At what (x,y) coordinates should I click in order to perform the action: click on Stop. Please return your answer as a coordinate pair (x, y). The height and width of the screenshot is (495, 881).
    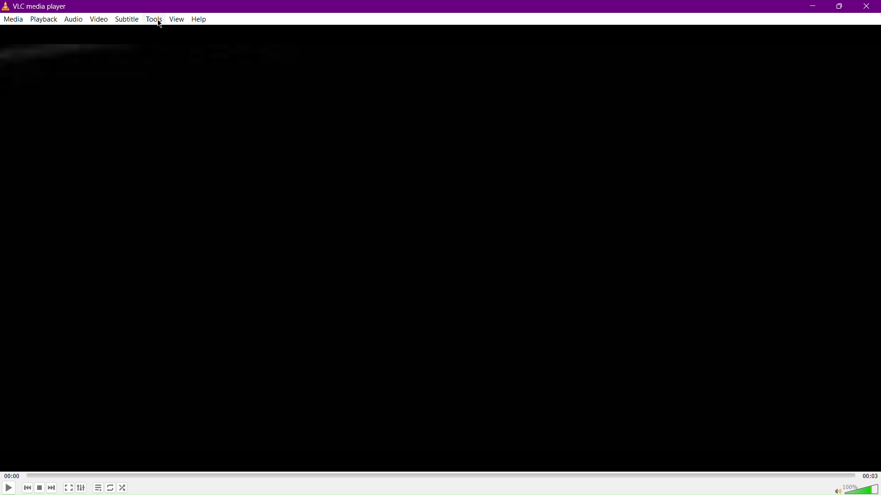
    Looking at the image, I should click on (40, 487).